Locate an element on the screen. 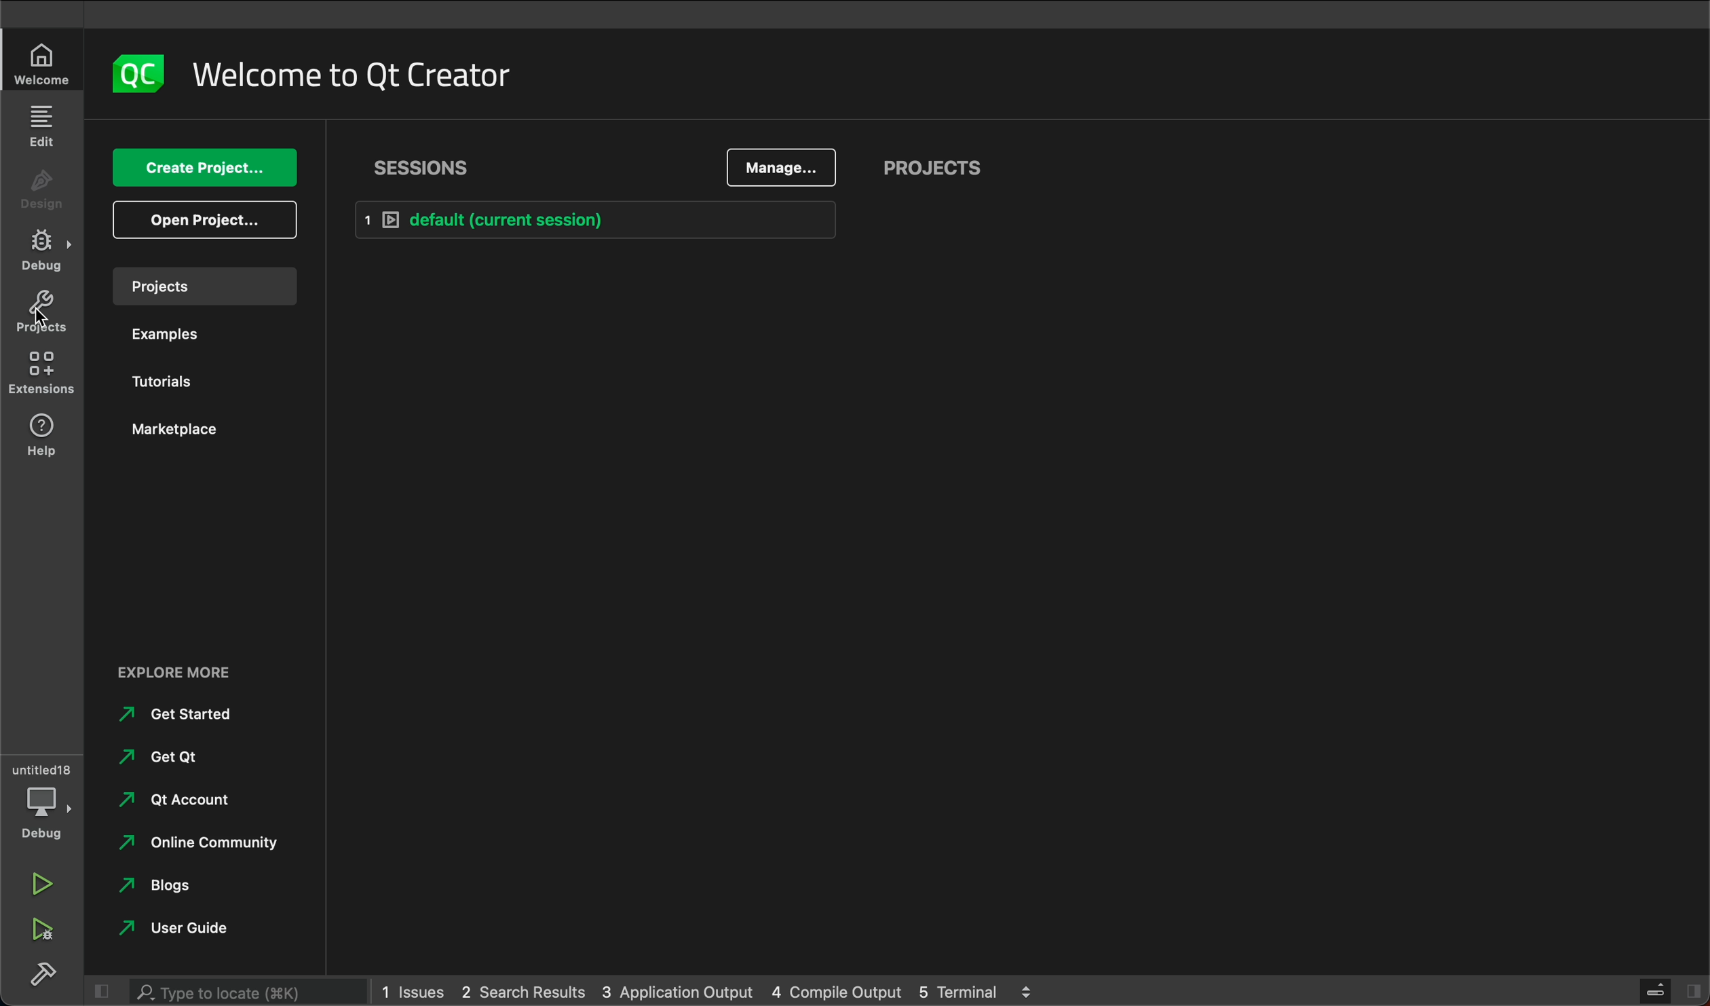 Image resolution: width=1710 pixels, height=1006 pixels. 2 Search Results is located at coordinates (522, 990).